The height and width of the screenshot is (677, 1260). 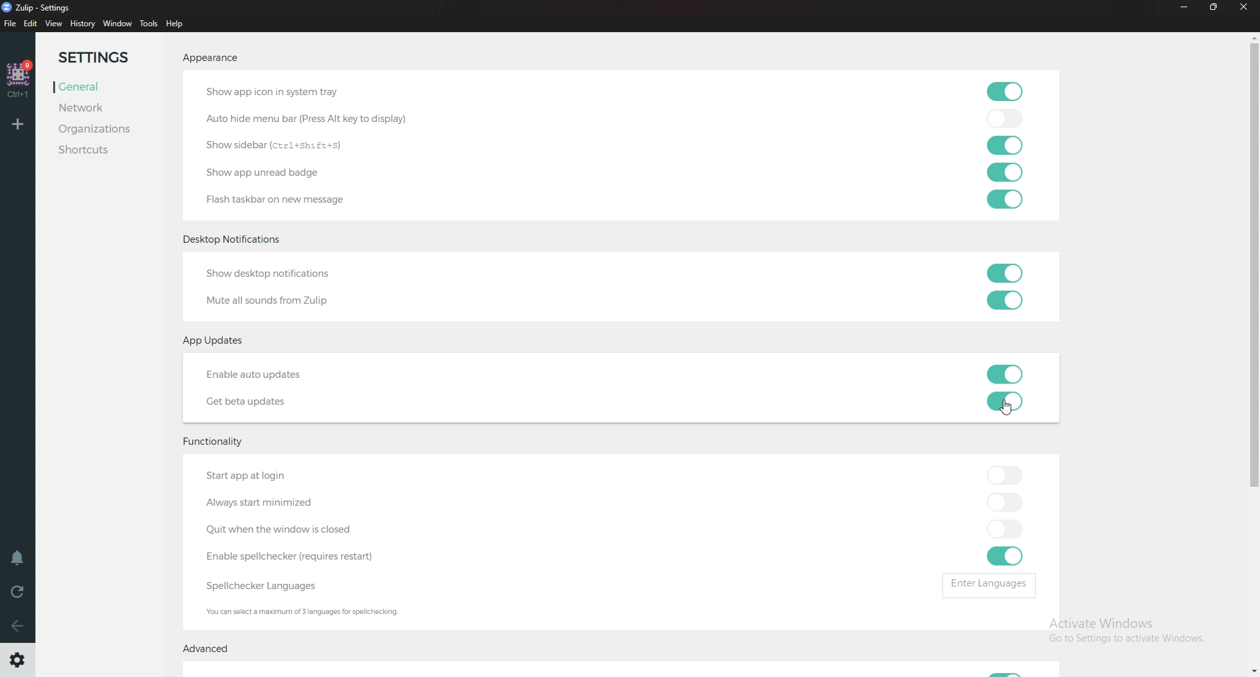 What do you see at coordinates (1009, 409) in the screenshot?
I see `Cursor` at bounding box center [1009, 409].